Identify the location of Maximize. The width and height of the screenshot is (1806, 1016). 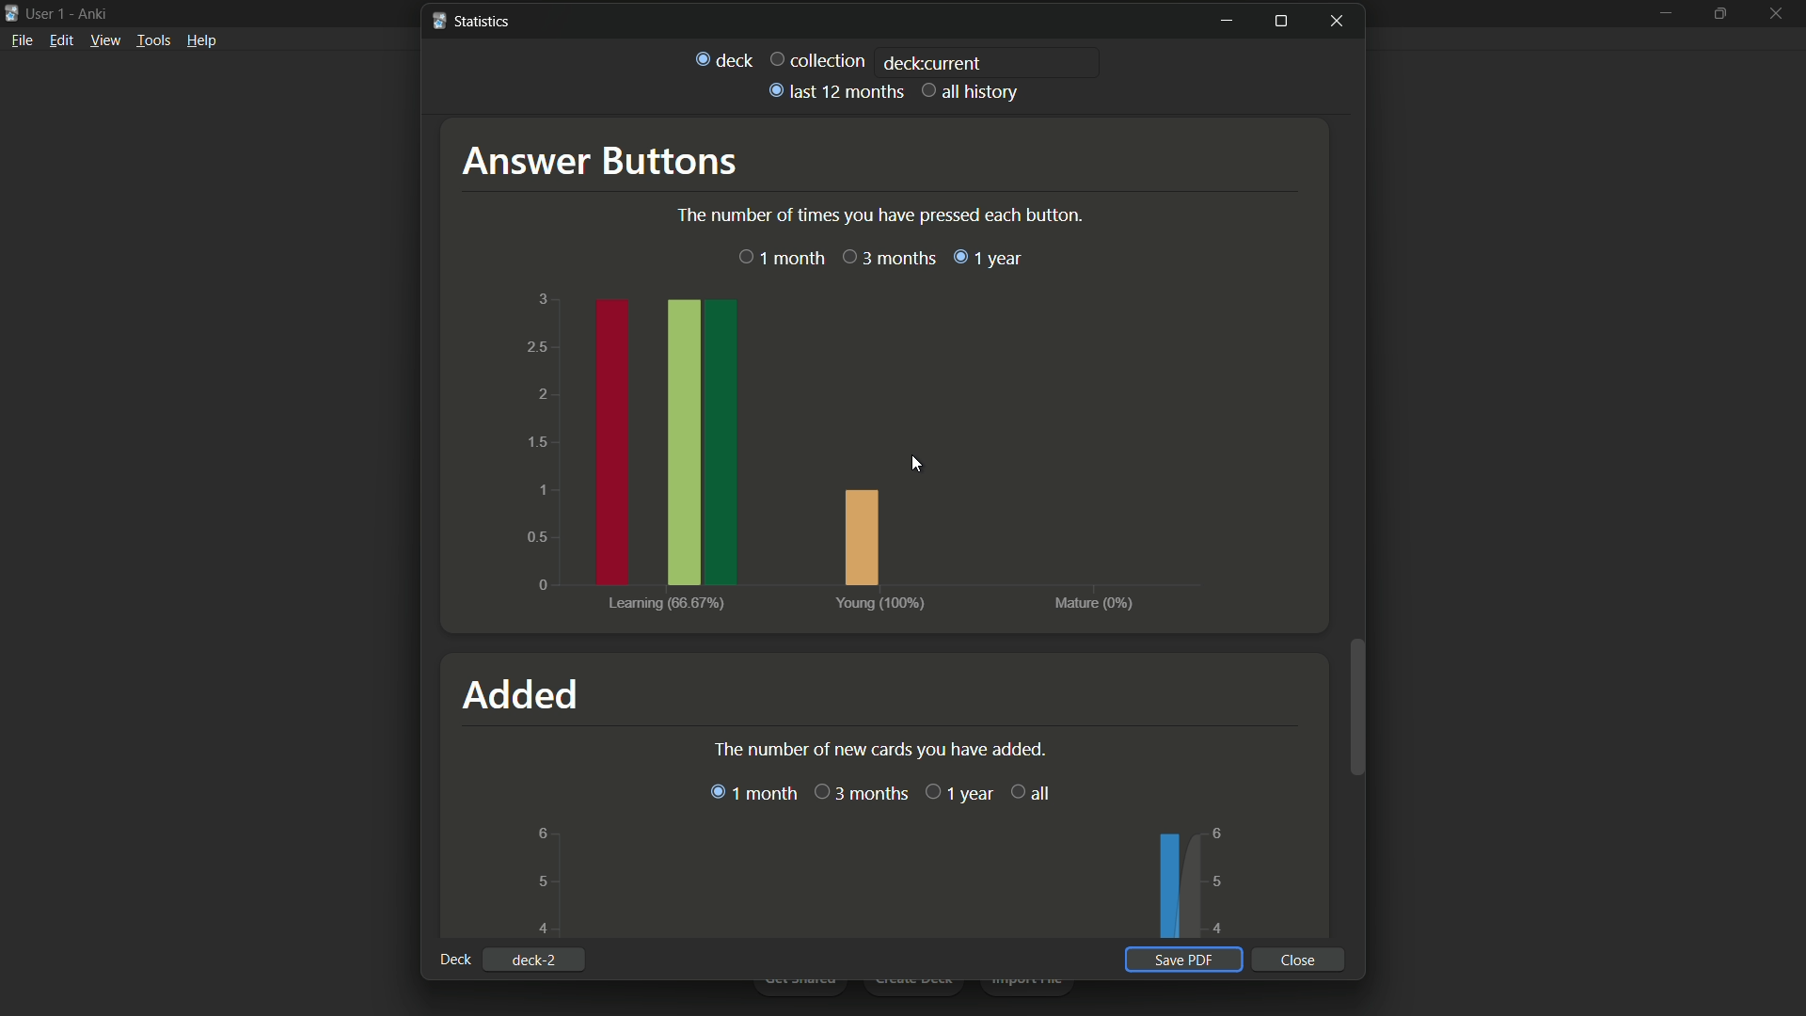
(1280, 21).